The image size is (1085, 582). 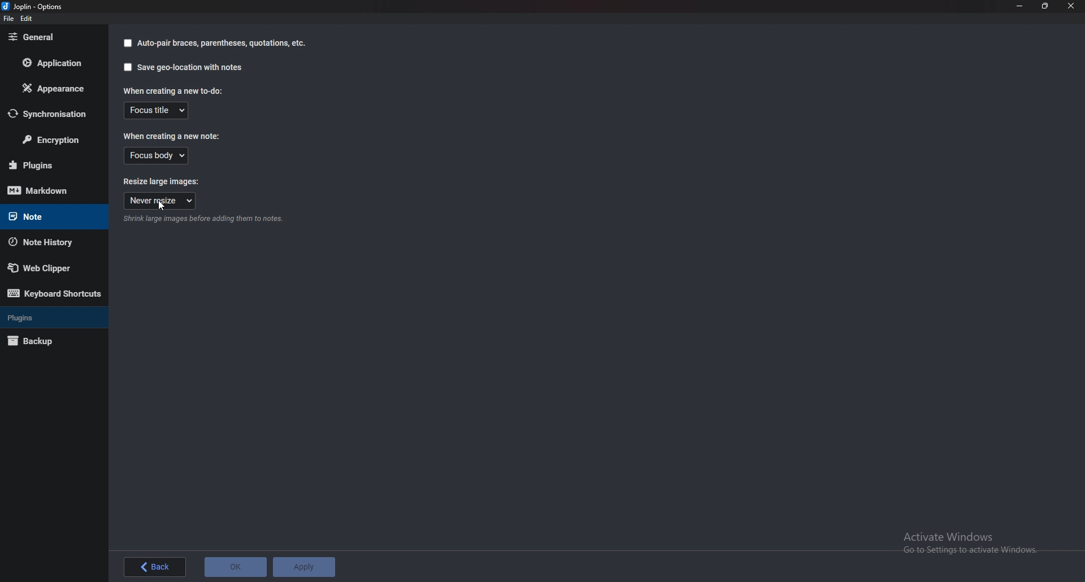 What do you see at coordinates (157, 111) in the screenshot?
I see `Focus title` at bounding box center [157, 111].